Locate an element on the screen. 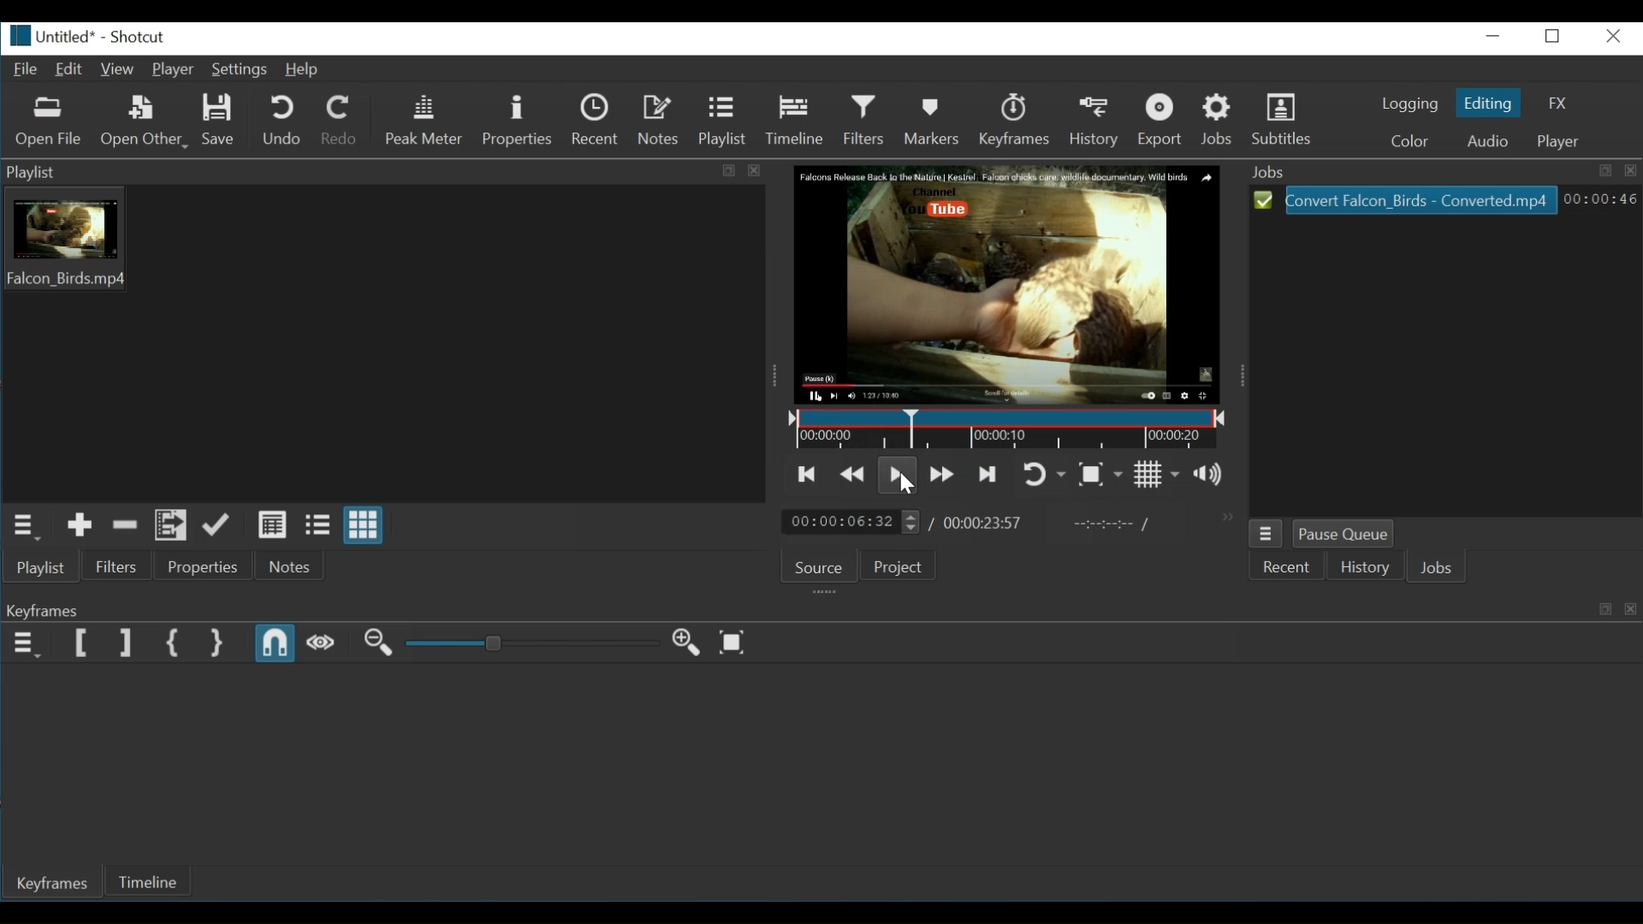  Select icon is located at coordinates (1263, 201).